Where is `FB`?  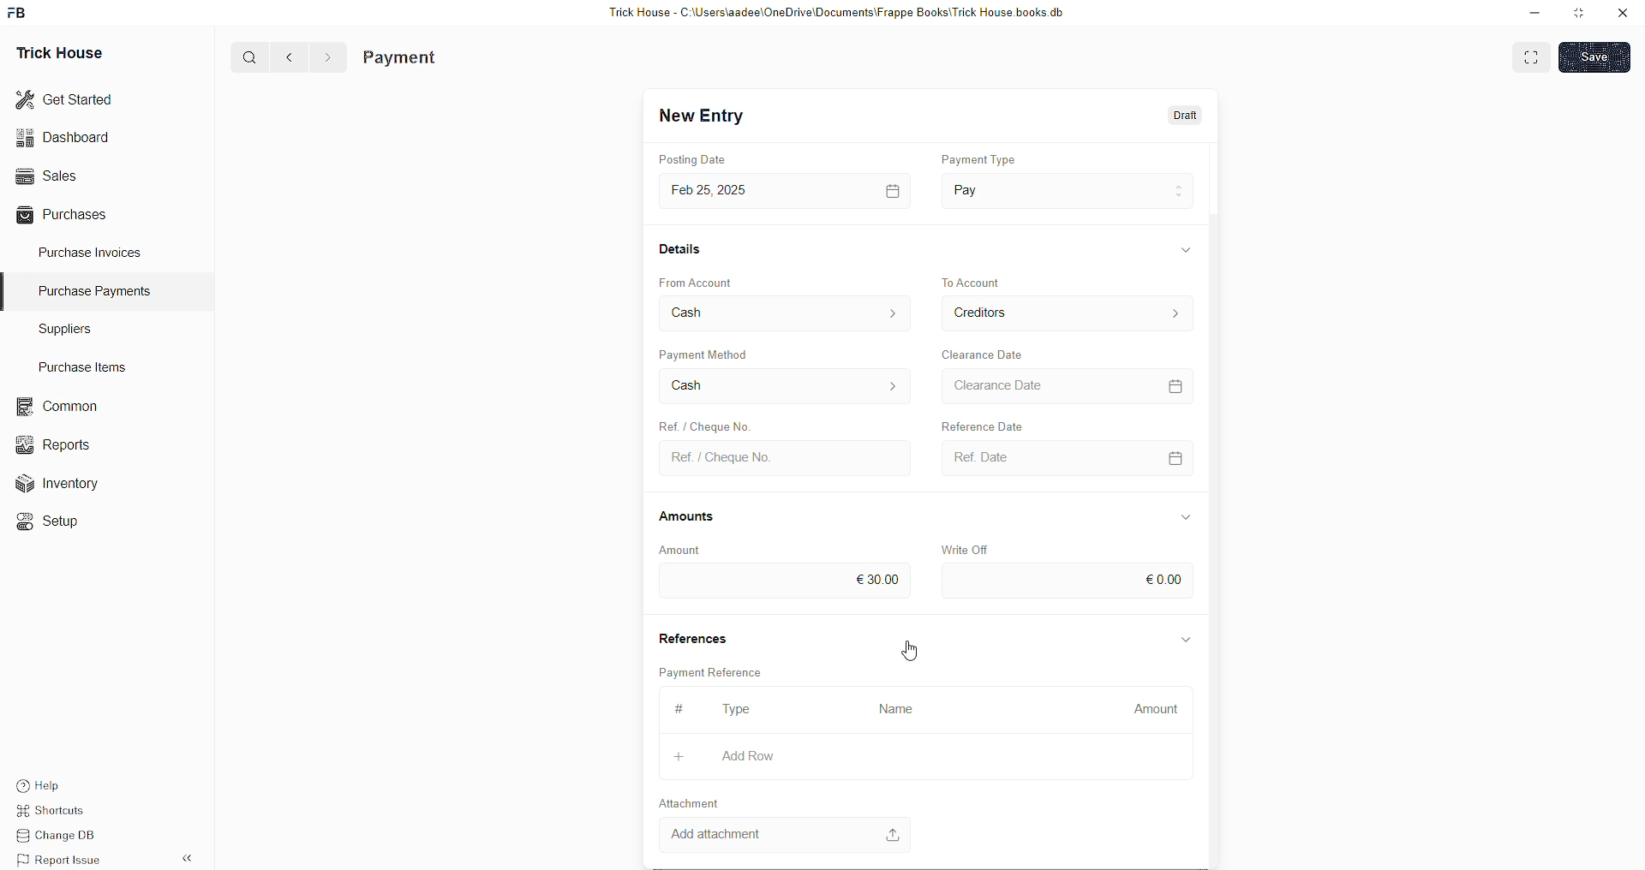
FB is located at coordinates (20, 11).